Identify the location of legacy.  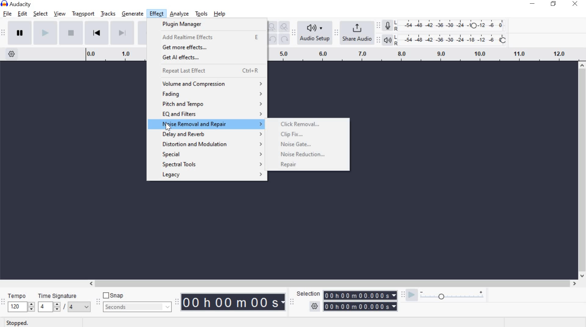
(213, 175).